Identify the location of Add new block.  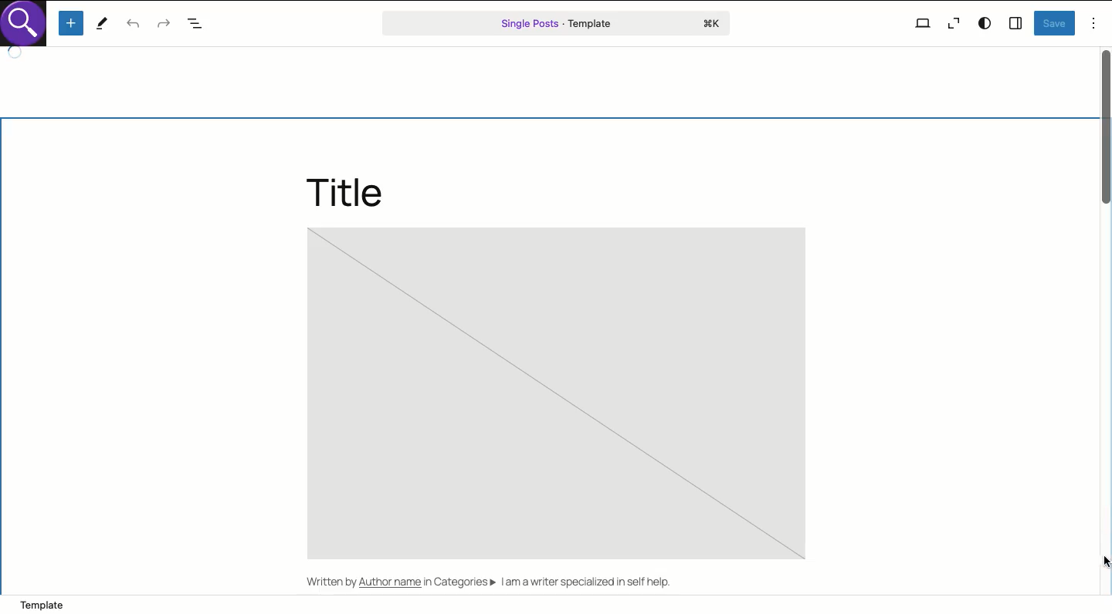
(73, 23).